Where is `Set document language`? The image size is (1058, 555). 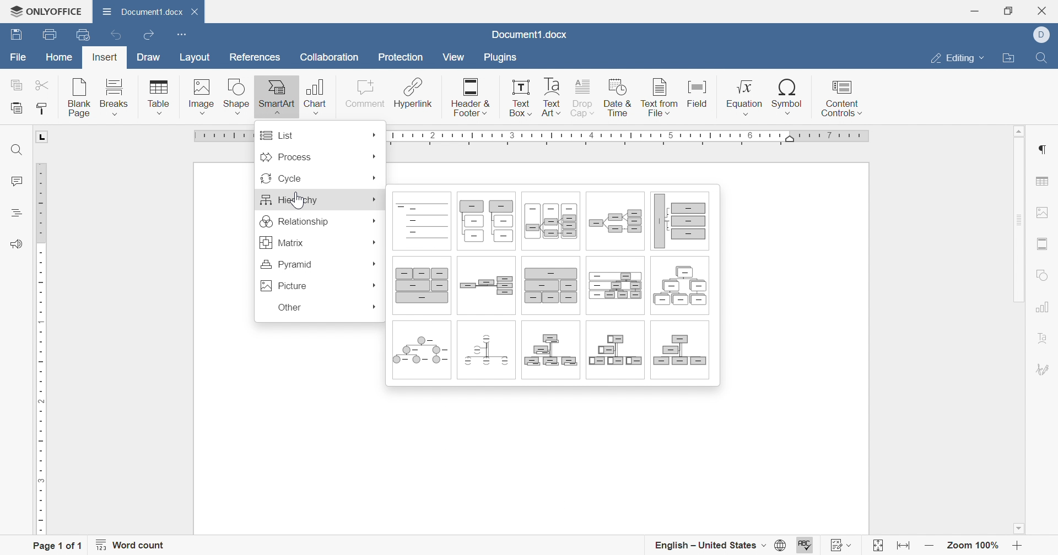 Set document language is located at coordinates (781, 545).